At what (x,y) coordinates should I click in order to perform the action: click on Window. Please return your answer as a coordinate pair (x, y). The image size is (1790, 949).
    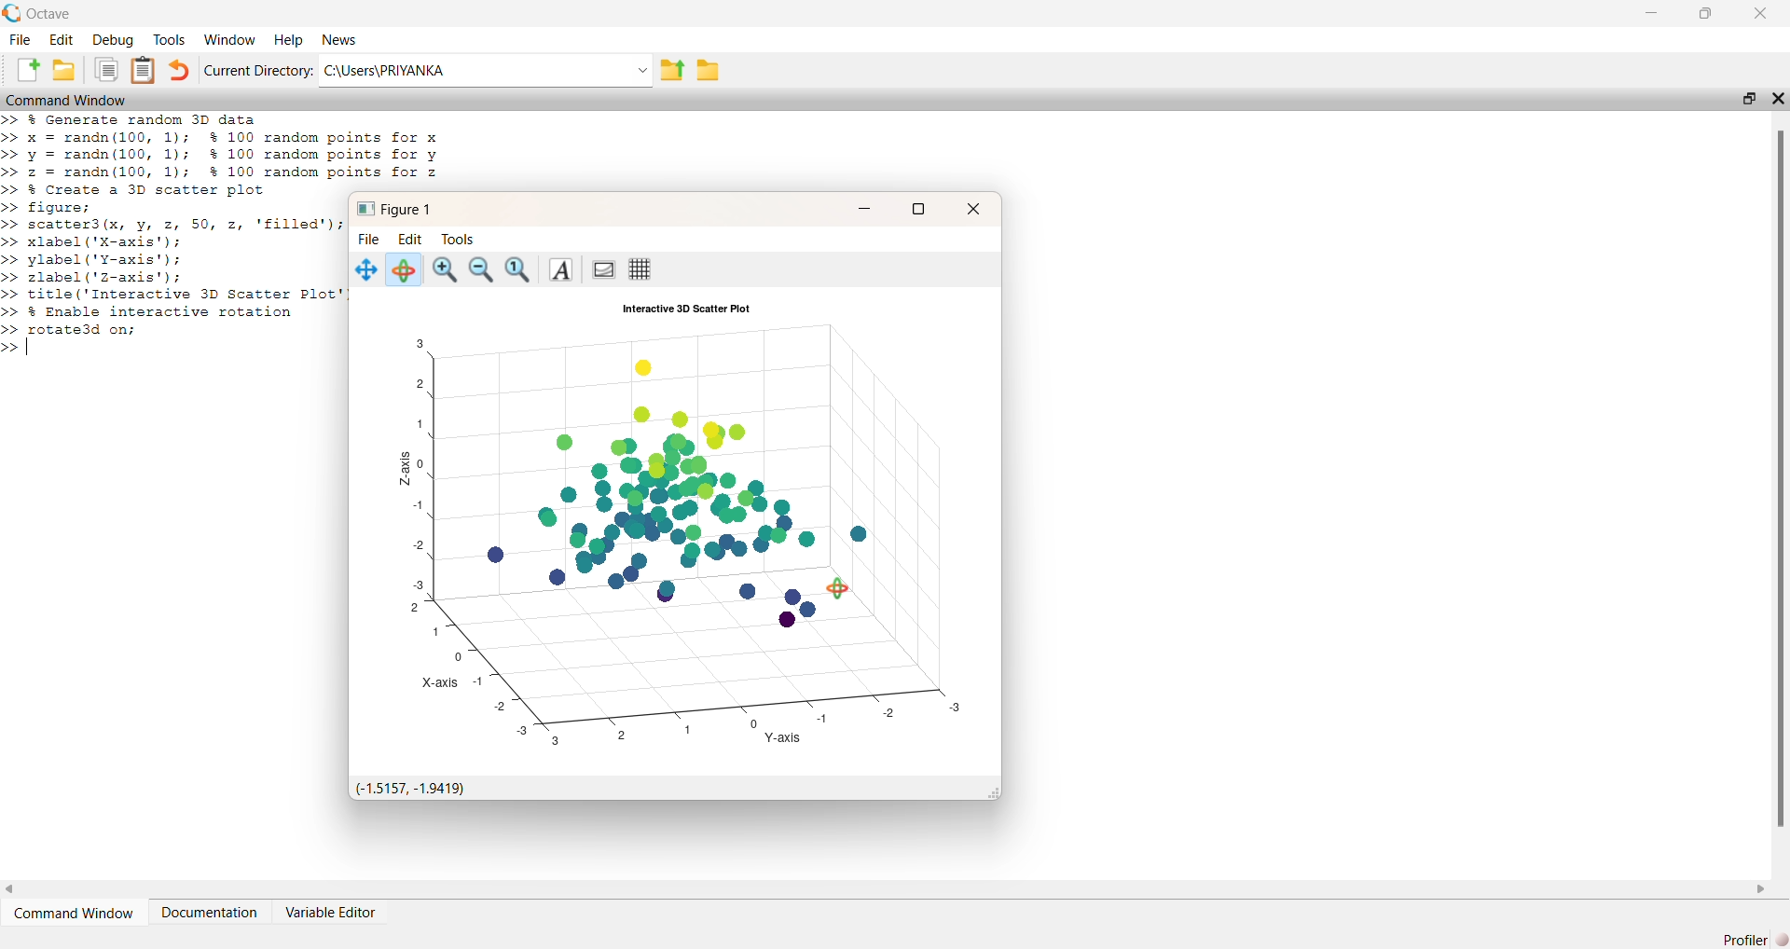
    Looking at the image, I should click on (232, 40).